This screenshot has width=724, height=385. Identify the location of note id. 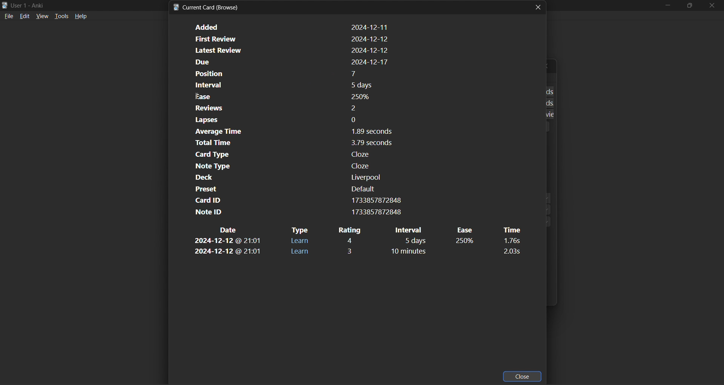
(296, 212).